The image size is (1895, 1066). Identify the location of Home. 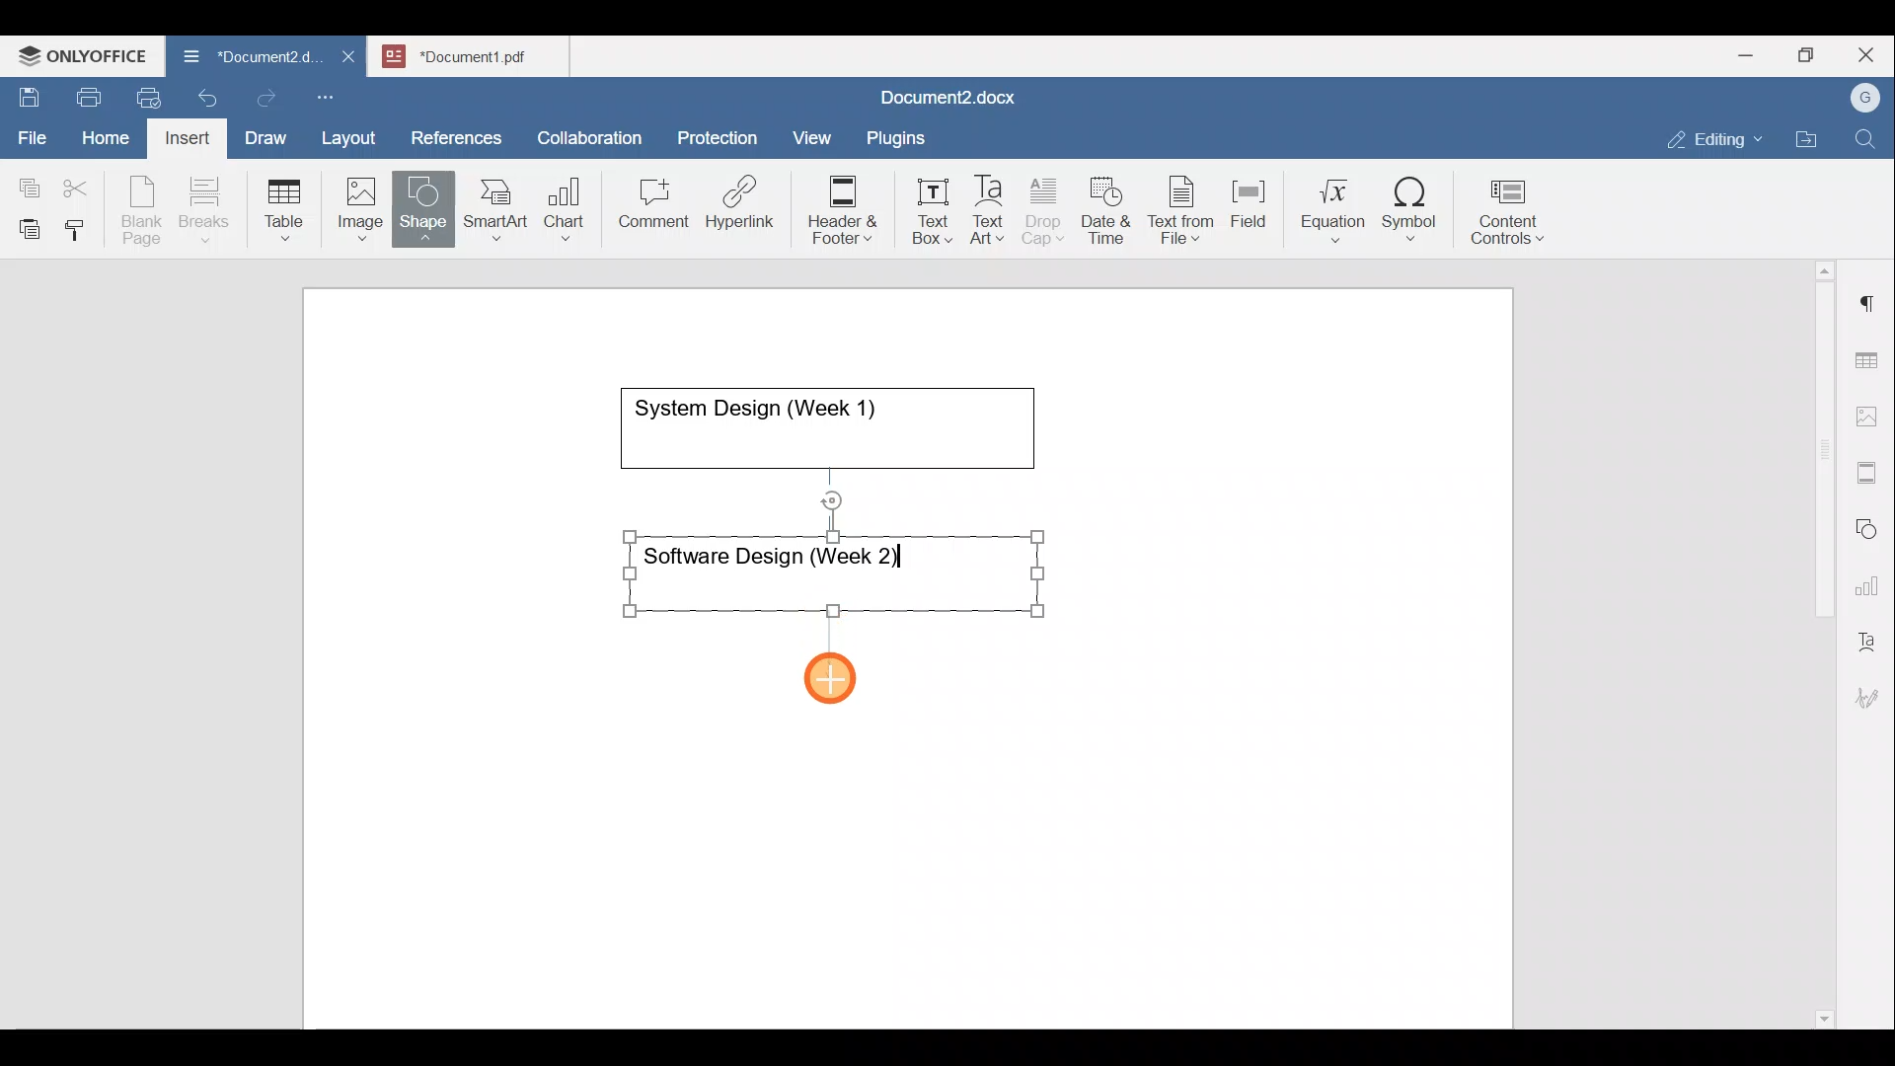
(107, 136).